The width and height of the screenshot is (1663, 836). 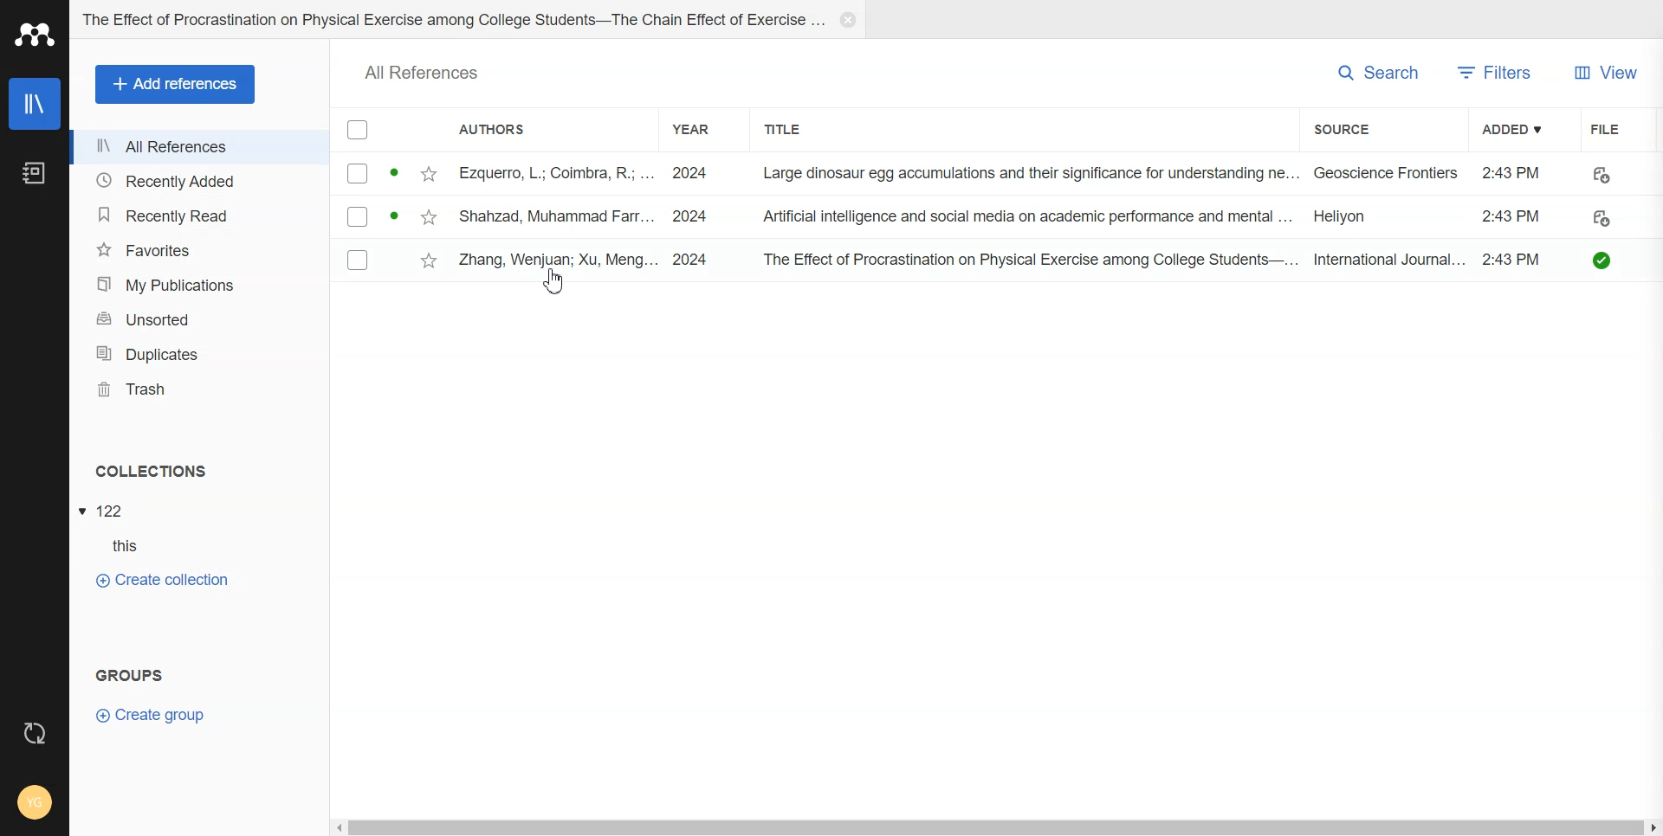 What do you see at coordinates (359, 216) in the screenshot?
I see `Checkbox` at bounding box center [359, 216].